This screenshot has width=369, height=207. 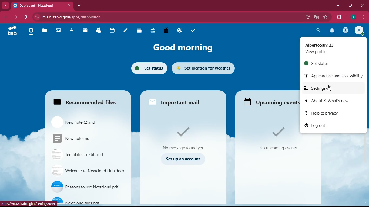 I want to click on good morning, so click(x=180, y=49).